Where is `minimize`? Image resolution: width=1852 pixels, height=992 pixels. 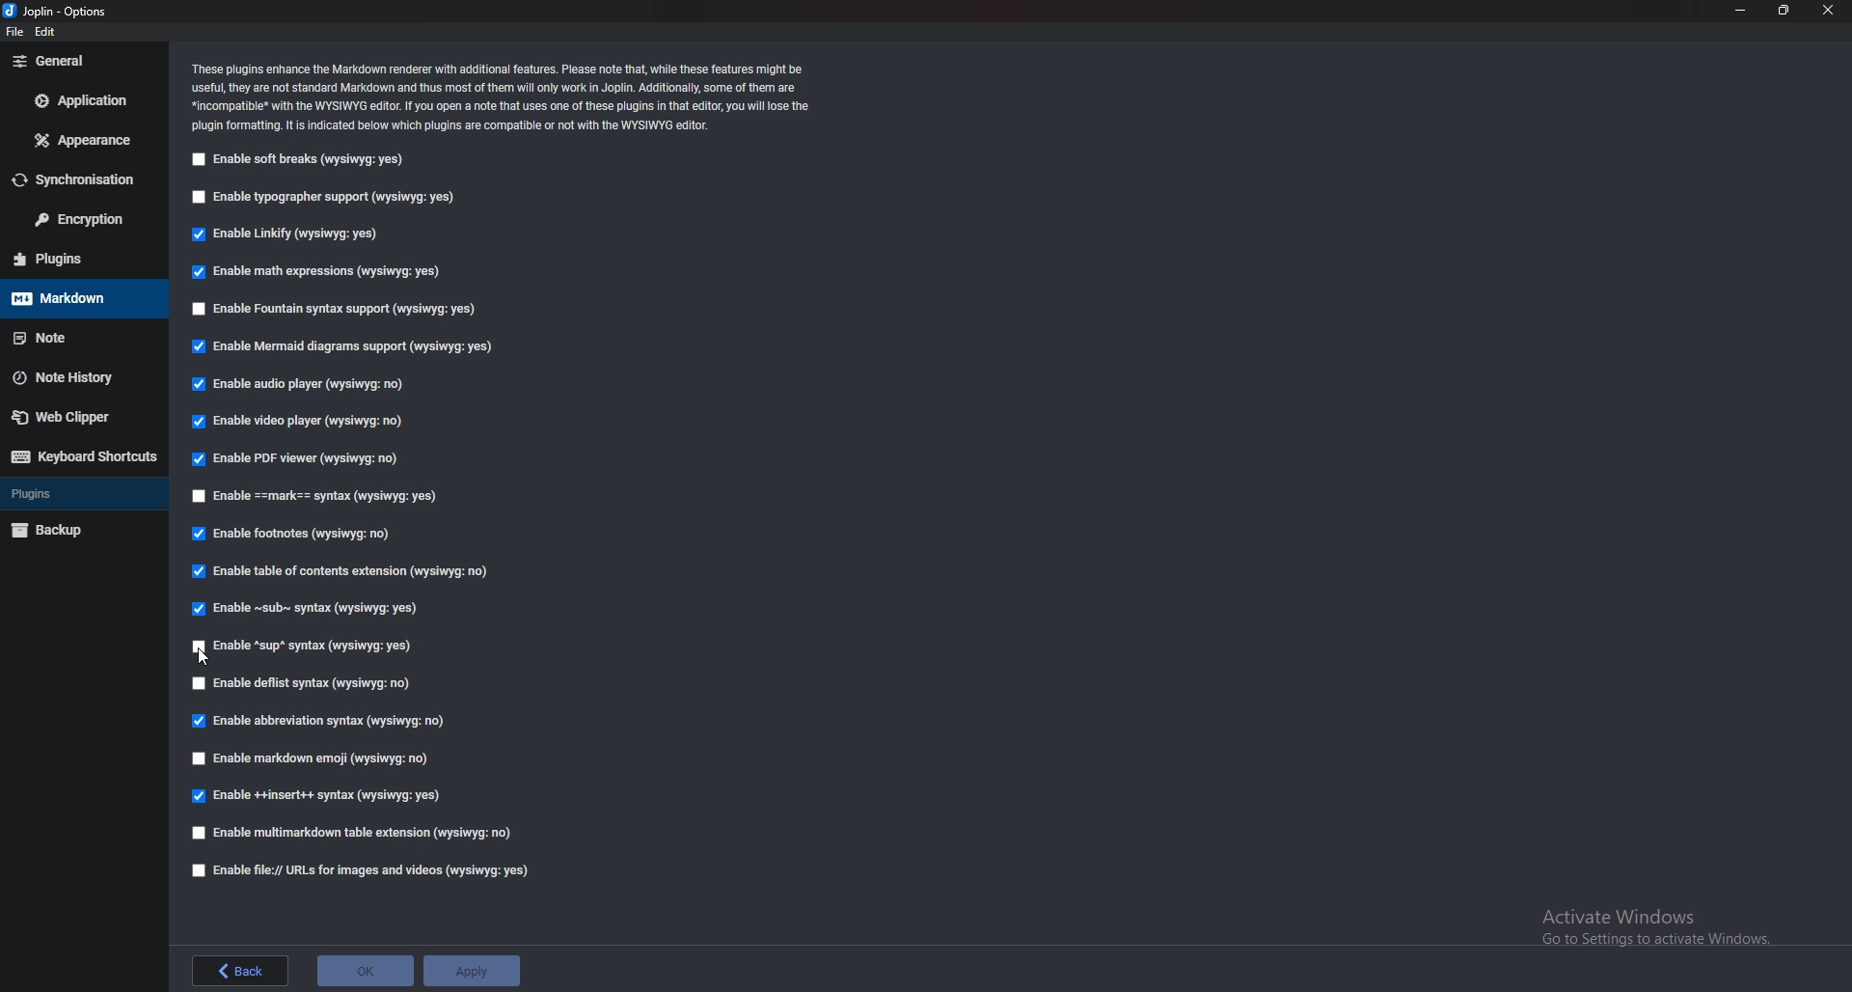 minimize is located at coordinates (1740, 9).